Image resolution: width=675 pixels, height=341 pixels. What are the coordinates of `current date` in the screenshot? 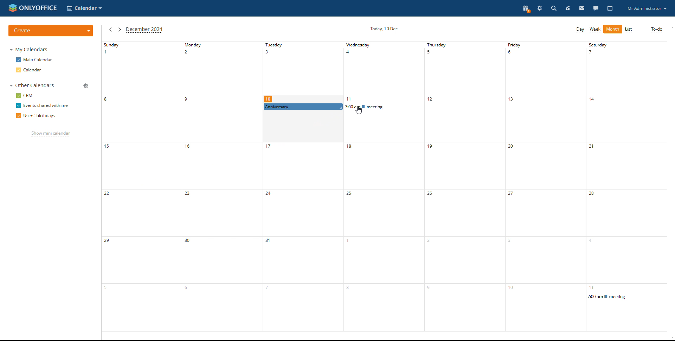 It's located at (384, 28).